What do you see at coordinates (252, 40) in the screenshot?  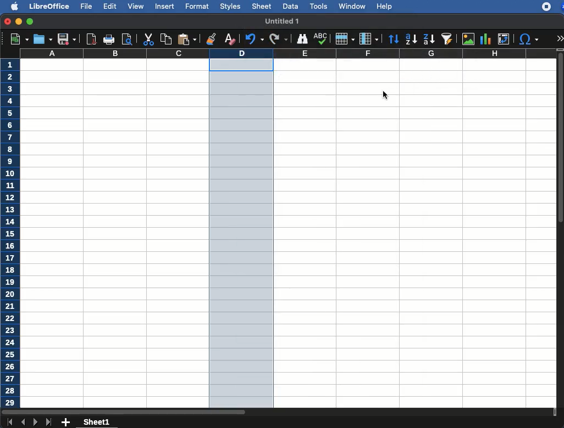 I see `undo` at bounding box center [252, 40].